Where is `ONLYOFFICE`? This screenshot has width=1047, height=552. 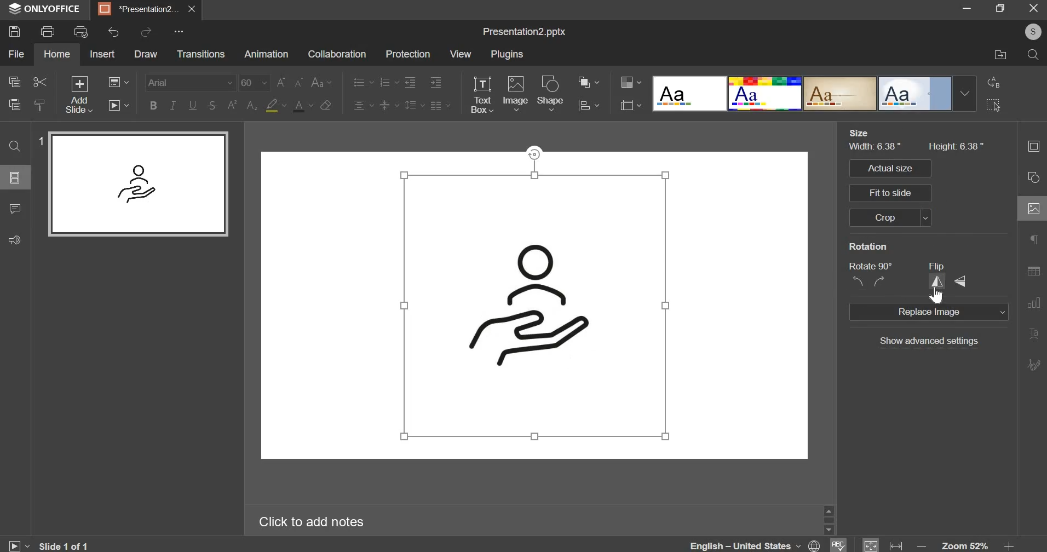 ONLYOFFICE is located at coordinates (45, 9).